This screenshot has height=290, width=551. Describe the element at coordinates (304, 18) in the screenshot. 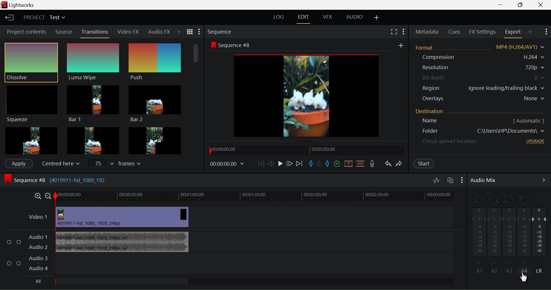

I see `EDIT Layout` at that location.